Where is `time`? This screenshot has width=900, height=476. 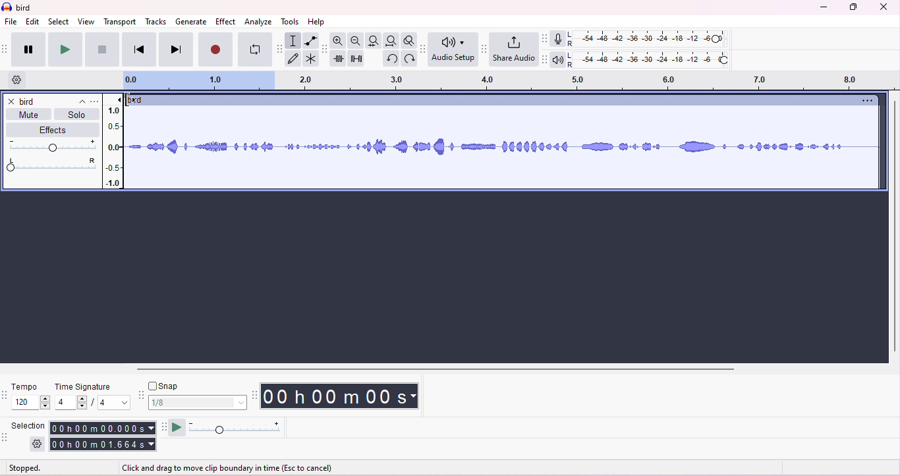
time is located at coordinates (345, 396).